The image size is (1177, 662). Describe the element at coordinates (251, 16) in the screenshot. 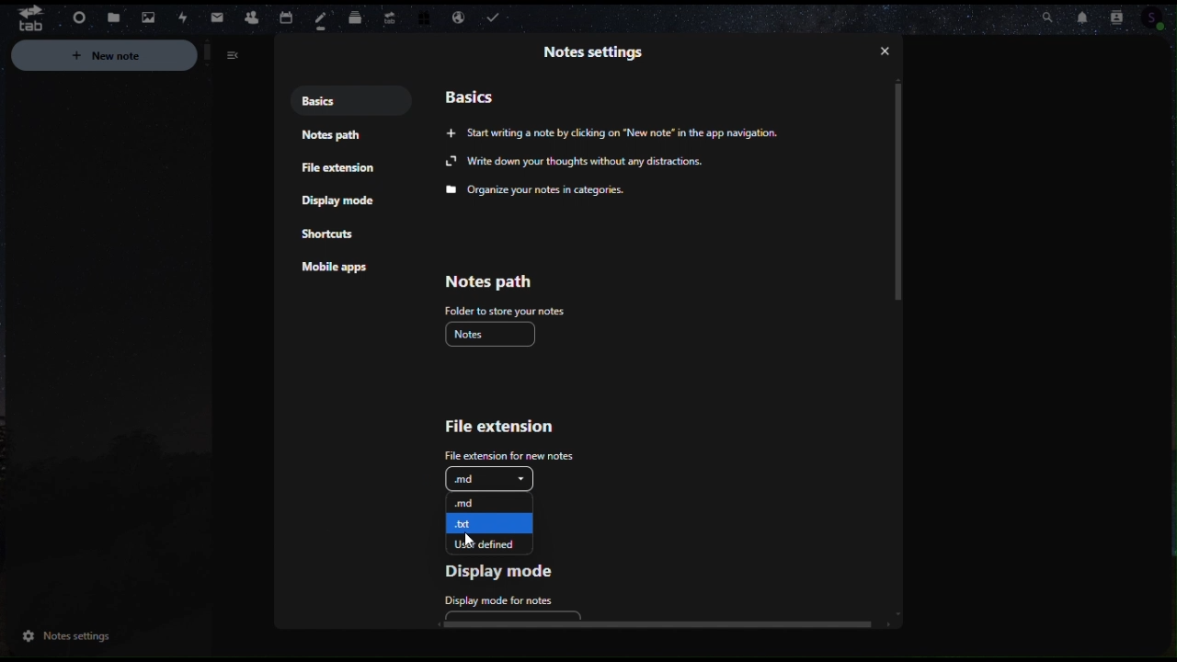

I see `Contacts` at that location.